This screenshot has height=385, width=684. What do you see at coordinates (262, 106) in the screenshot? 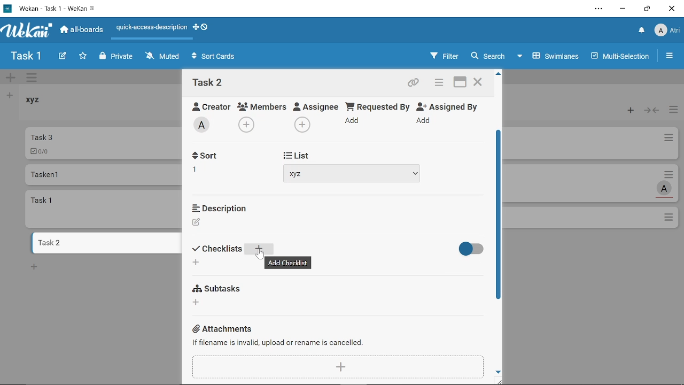
I see `Members` at bounding box center [262, 106].